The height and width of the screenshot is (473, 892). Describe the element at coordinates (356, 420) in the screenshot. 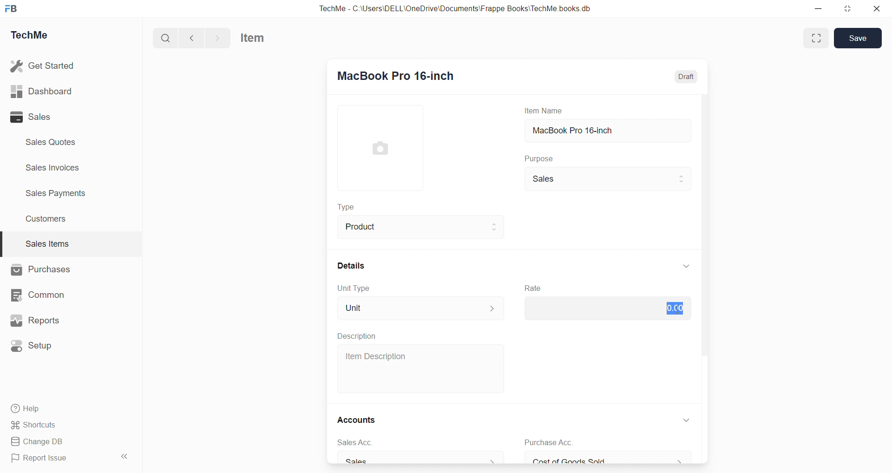

I see `Accounts` at that location.